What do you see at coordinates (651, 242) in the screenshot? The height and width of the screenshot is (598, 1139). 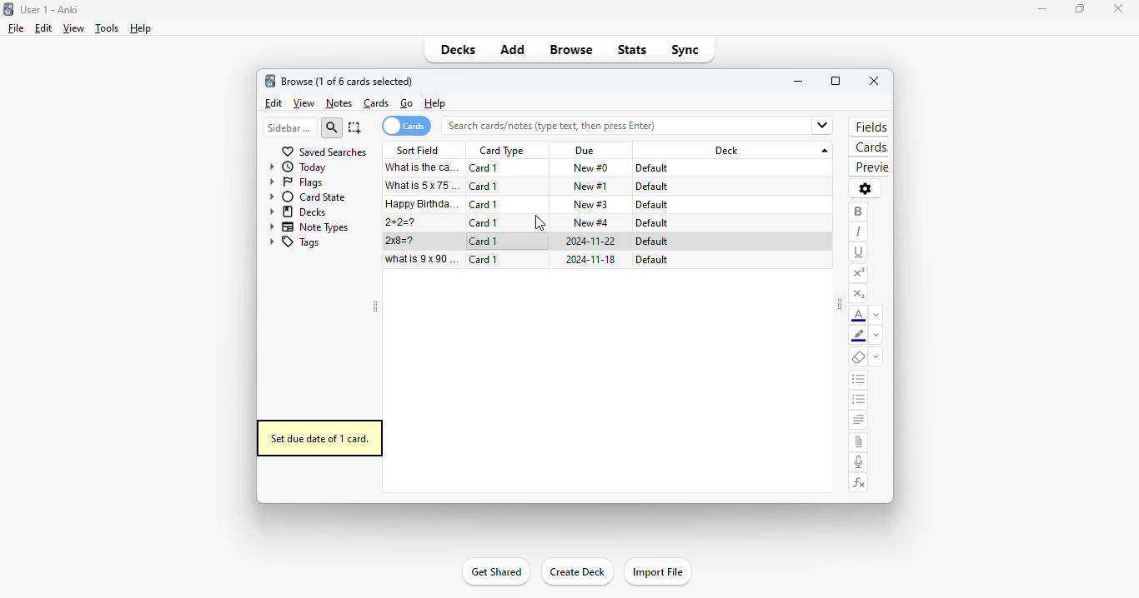 I see `default` at bounding box center [651, 242].